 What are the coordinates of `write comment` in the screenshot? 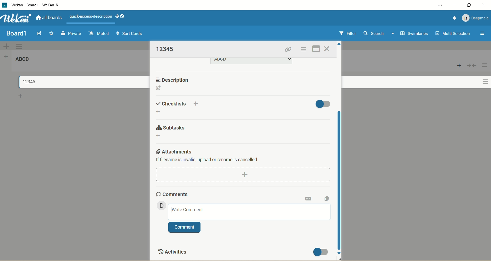 It's located at (248, 213).